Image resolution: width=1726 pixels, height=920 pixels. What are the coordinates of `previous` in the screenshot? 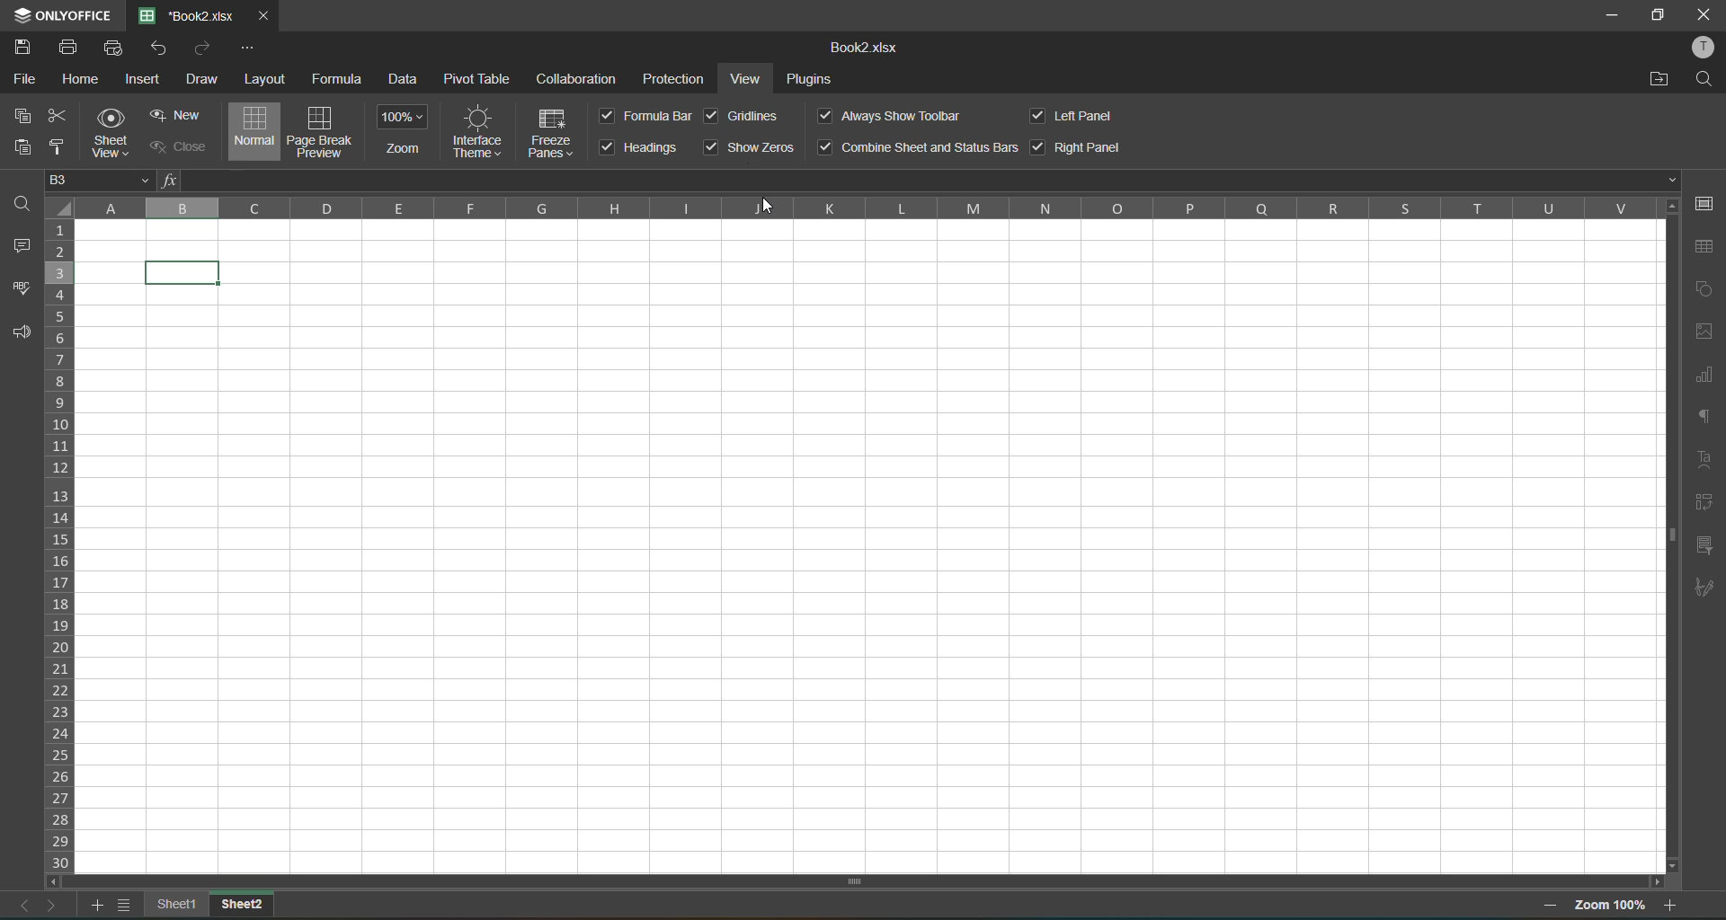 It's located at (18, 906).